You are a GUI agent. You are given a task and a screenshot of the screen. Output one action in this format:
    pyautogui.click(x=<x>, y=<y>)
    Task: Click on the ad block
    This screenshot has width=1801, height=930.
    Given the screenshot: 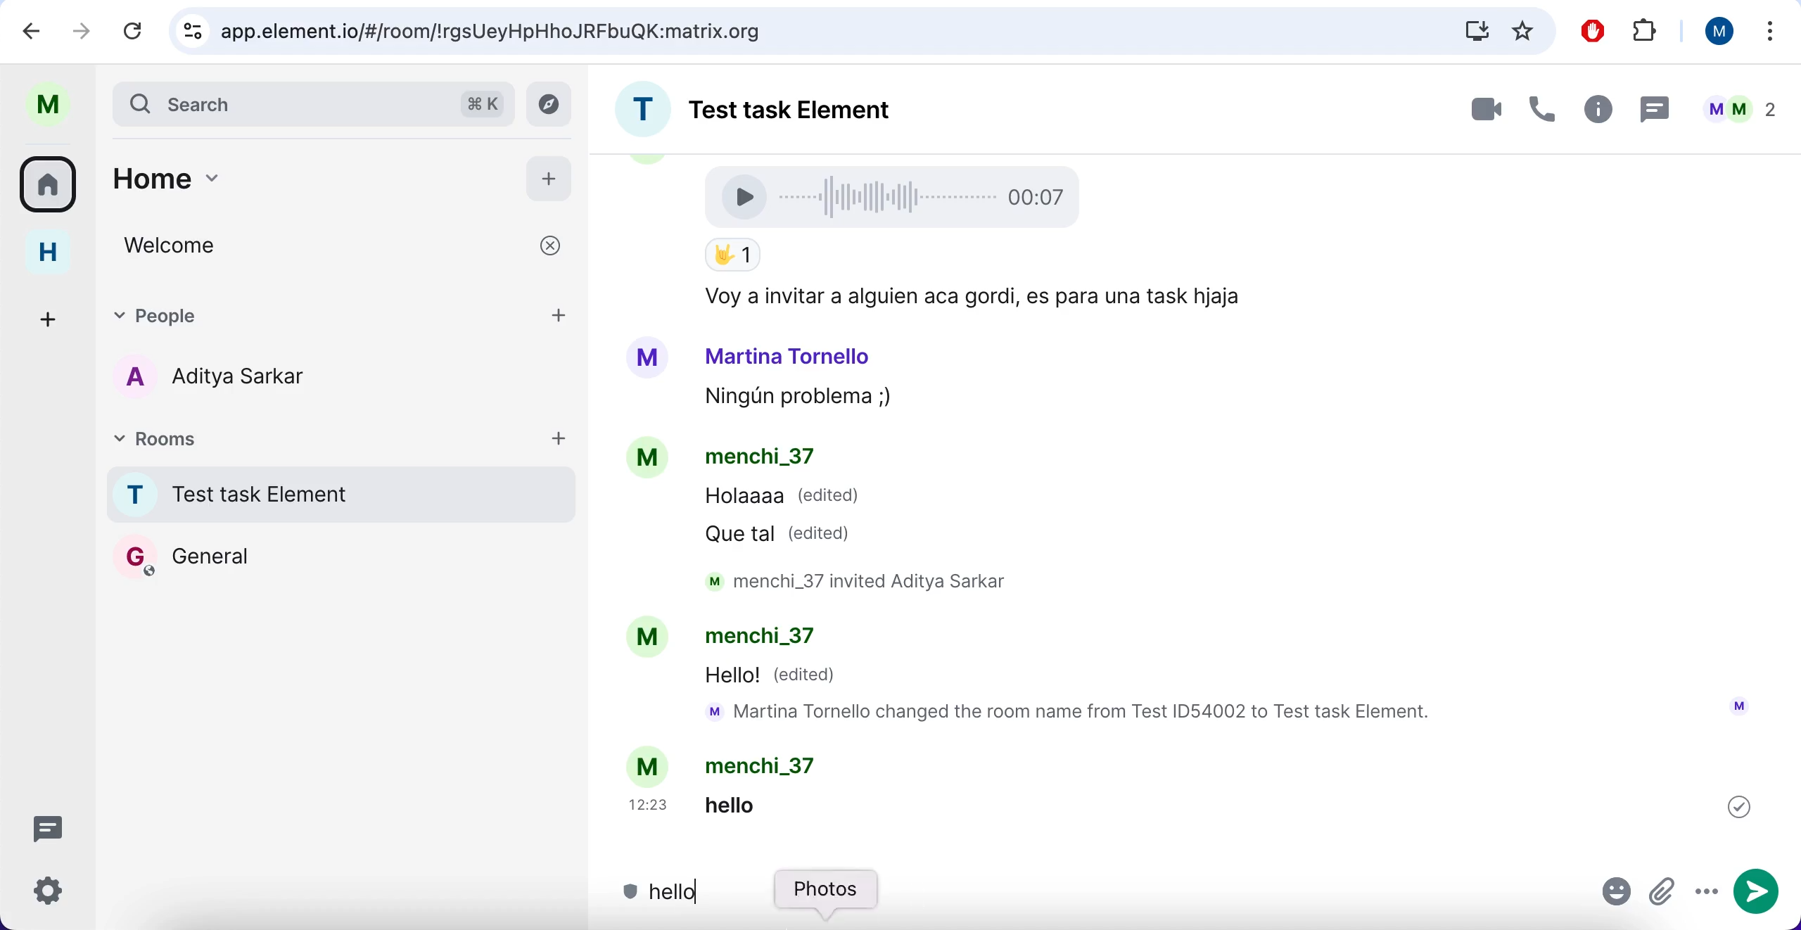 What is the action you would take?
    pyautogui.click(x=1596, y=32)
    